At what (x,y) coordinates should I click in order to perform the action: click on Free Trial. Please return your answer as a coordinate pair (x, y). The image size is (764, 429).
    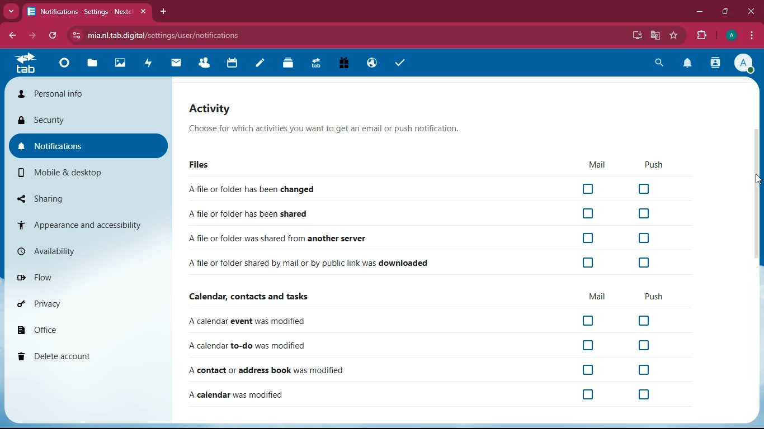
    Looking at the image, I should click on (343, 64).